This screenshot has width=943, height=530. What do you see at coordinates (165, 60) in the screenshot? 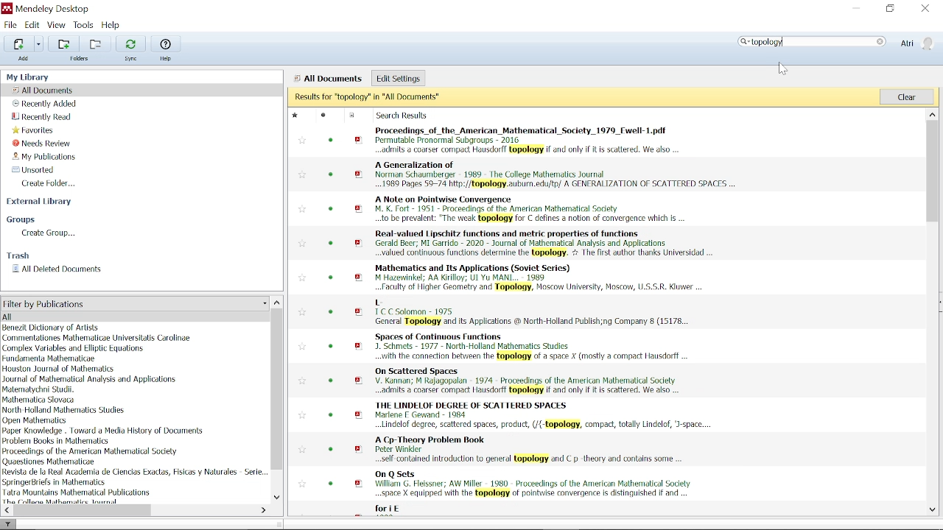
I see `help` at bounding box center [165, 60].